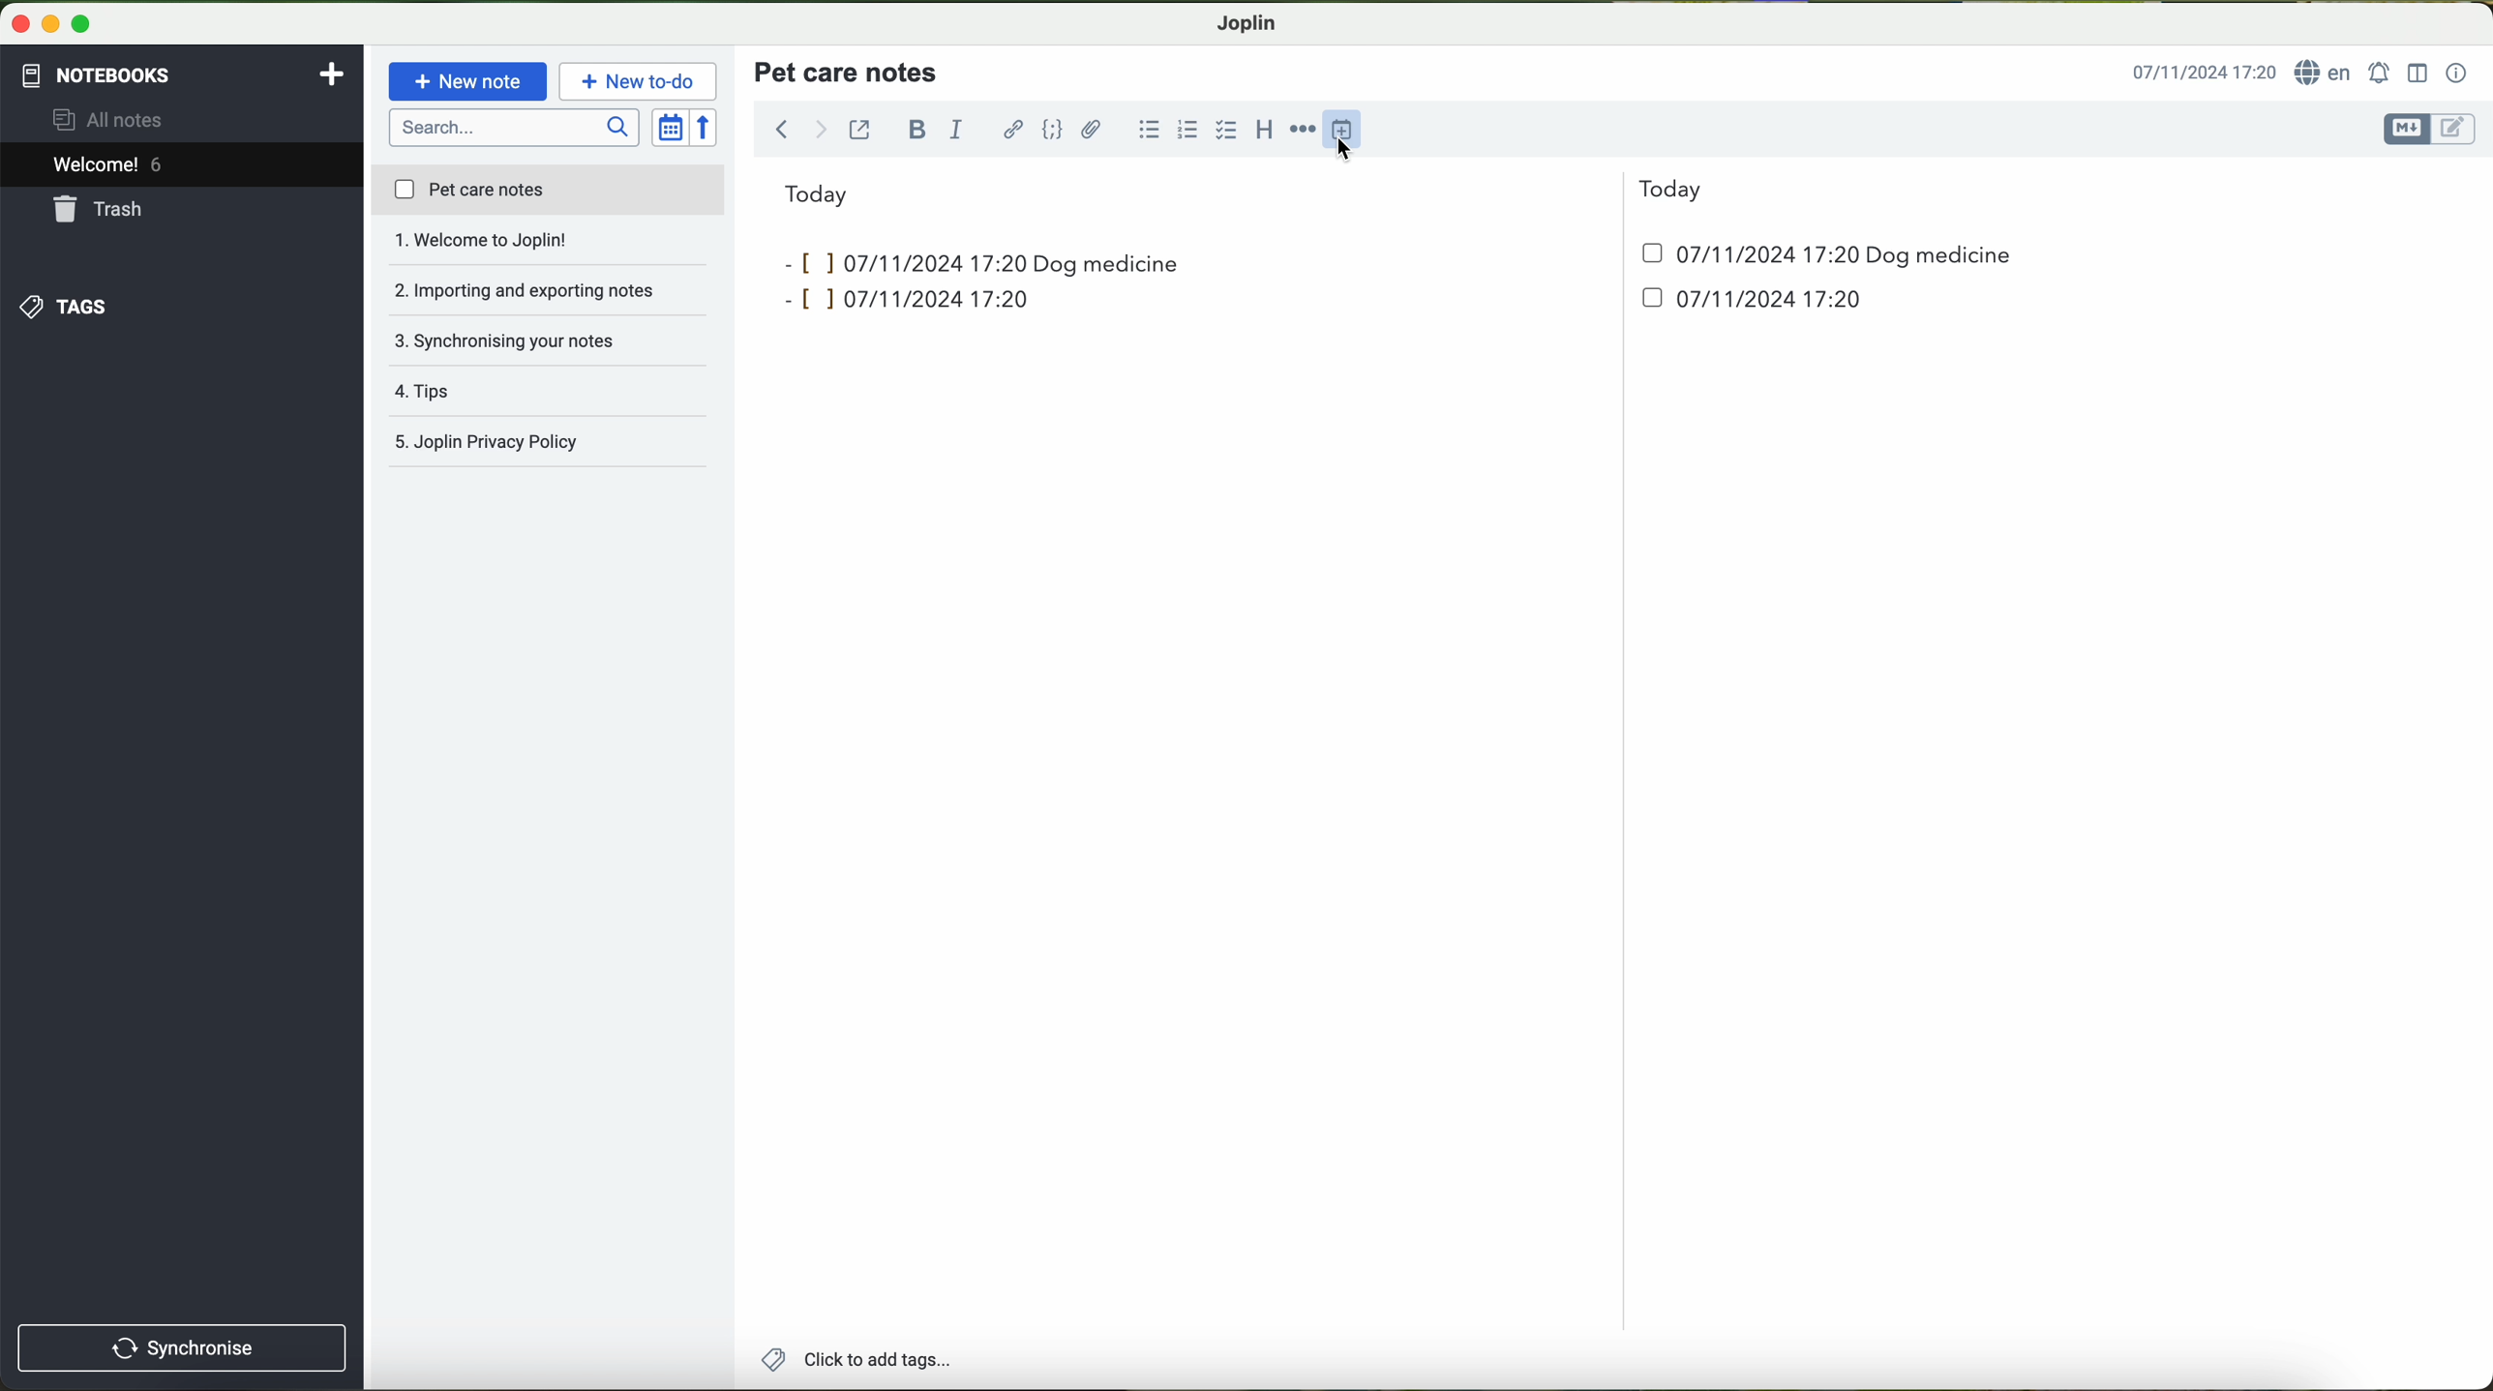  I want to click on inputs, so click(897, 261).